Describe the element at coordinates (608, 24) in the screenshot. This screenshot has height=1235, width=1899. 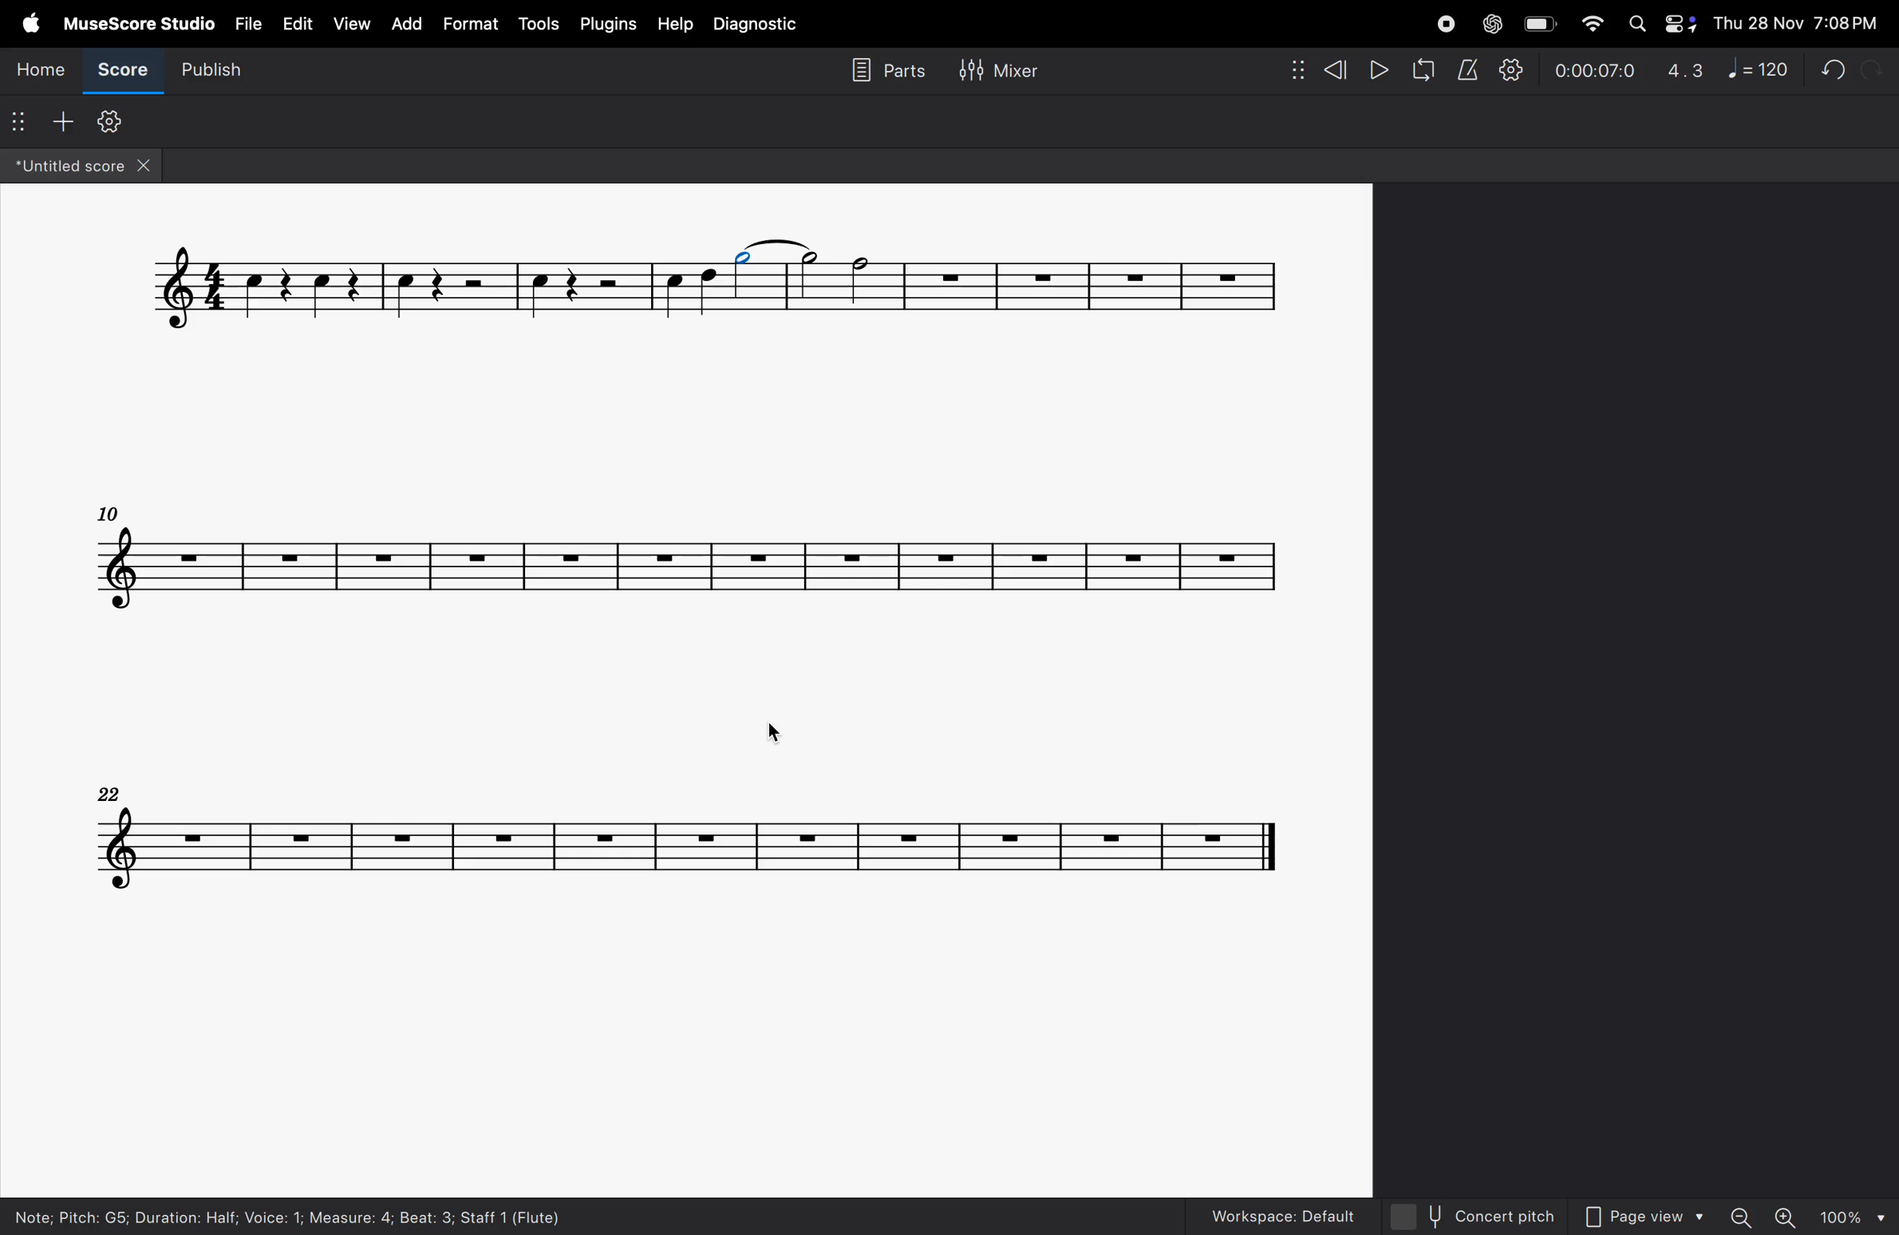
I see `plugins` at that location.